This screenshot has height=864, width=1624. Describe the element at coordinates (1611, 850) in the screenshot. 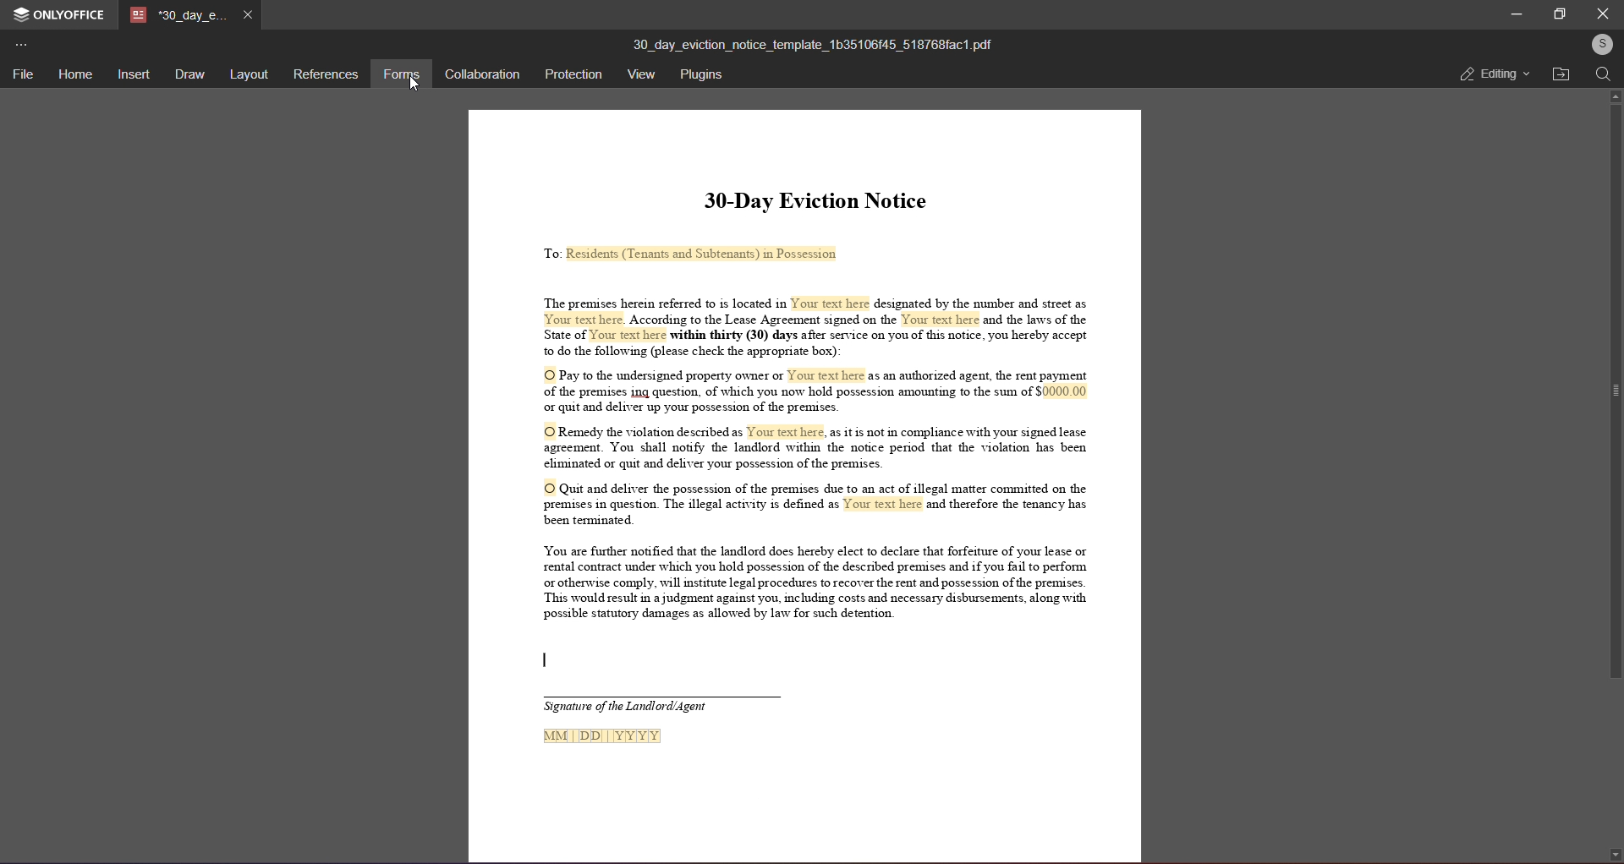

I see `down` at that location.